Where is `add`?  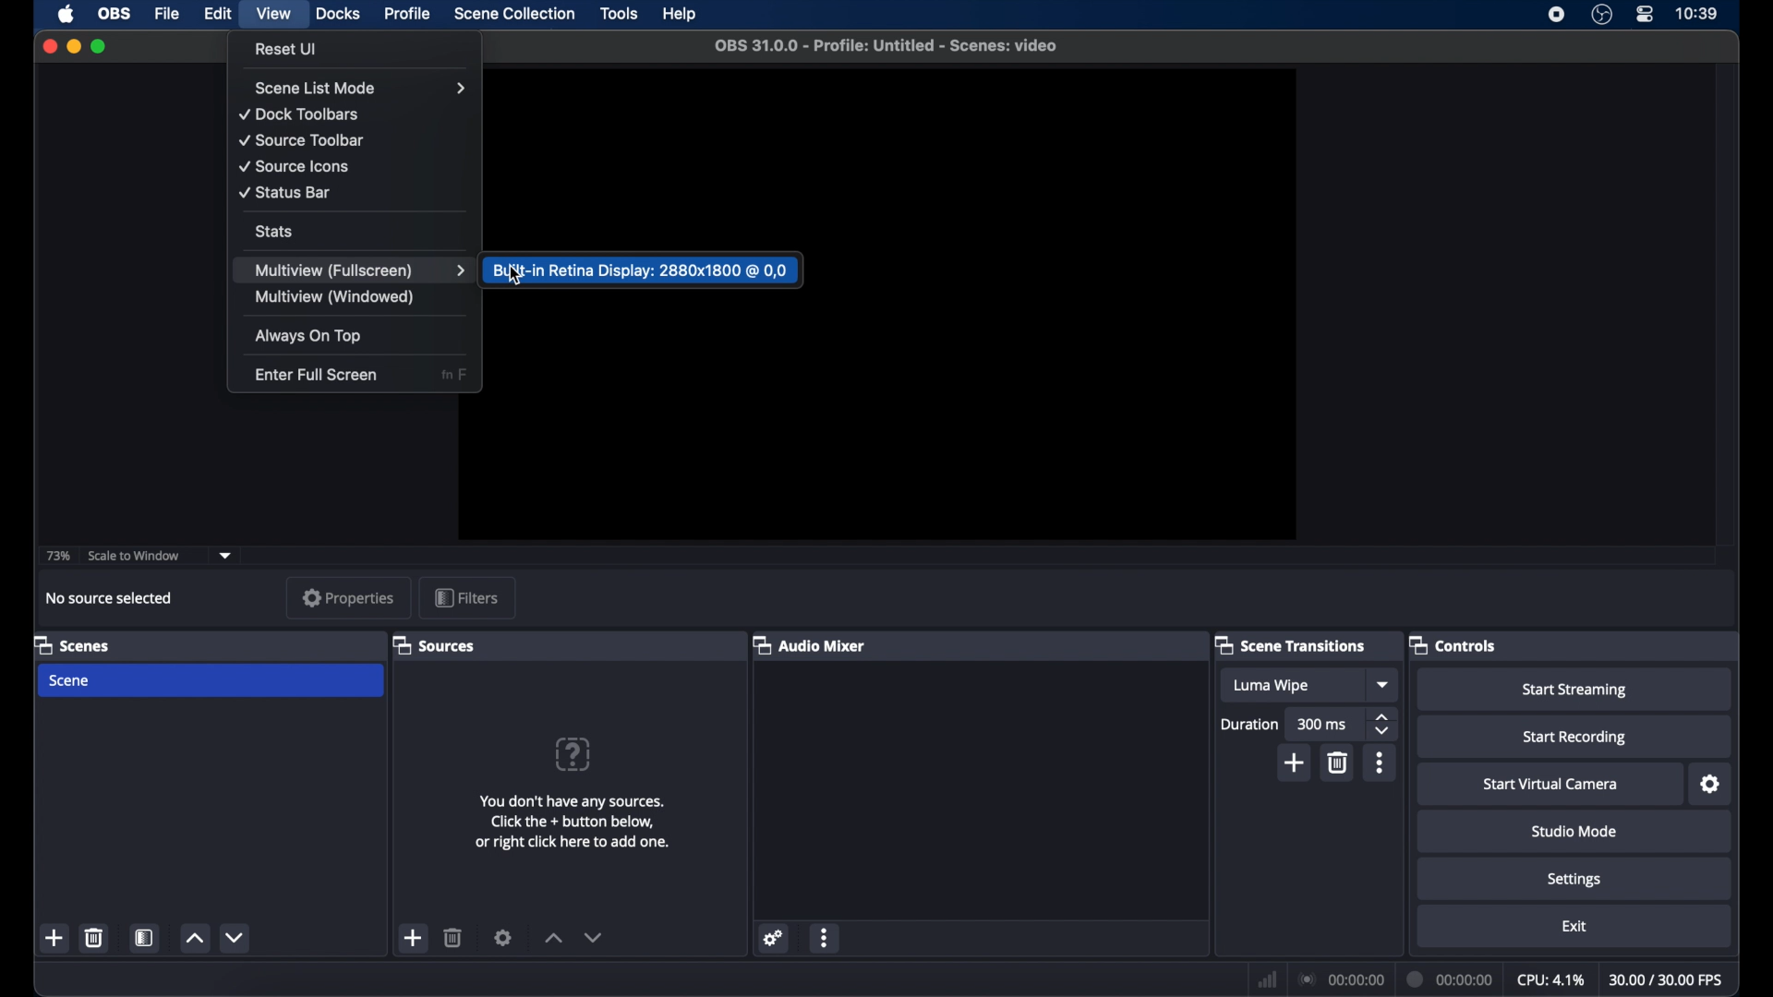 add is located at coordinates (55, 938).